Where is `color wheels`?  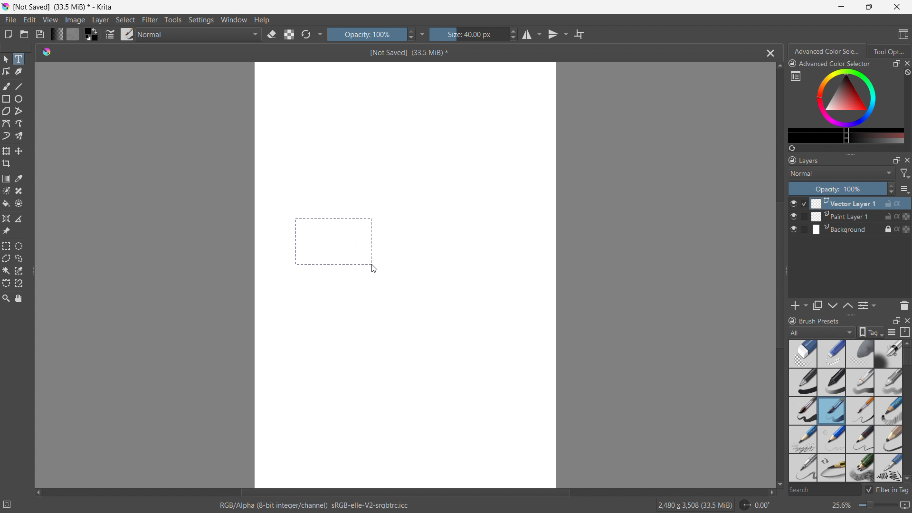 color wheels is located at coordinates (846, 97).